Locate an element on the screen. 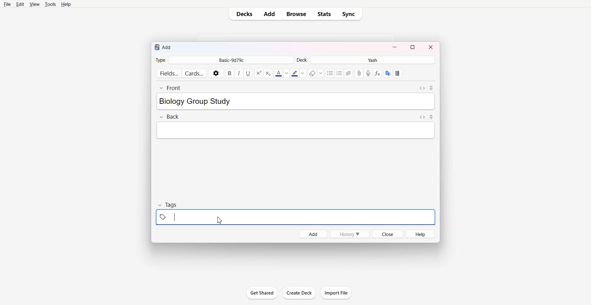 Image resolution: width=591 pixels, height=305 pixels. Unorder list is located at coordinates (330, 73).